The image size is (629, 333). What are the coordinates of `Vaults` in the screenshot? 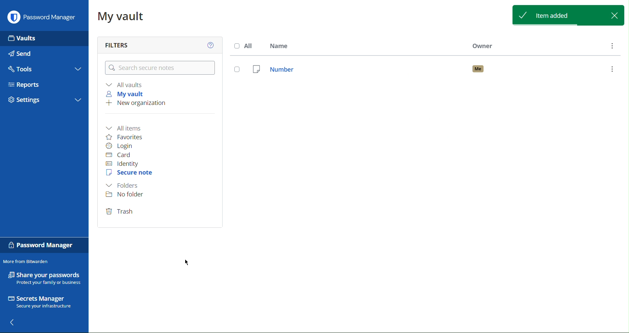 It's located at (23, 38).